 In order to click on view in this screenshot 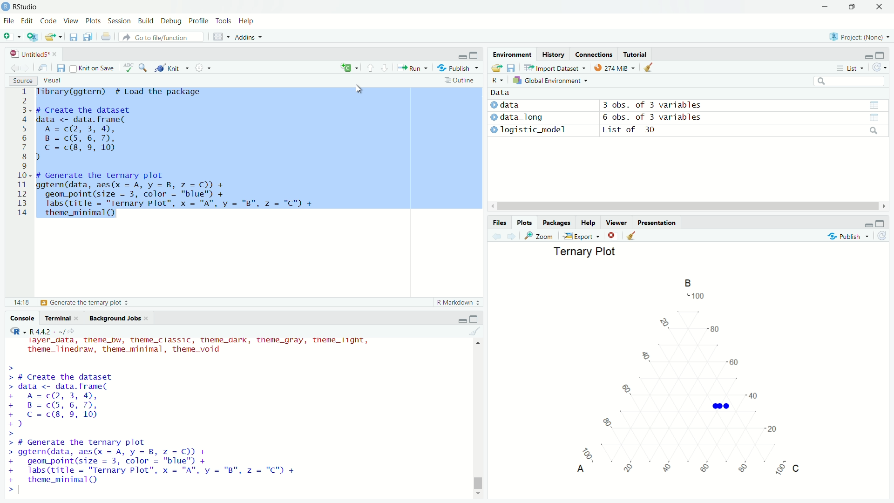, I will do `click(873, 104)`.